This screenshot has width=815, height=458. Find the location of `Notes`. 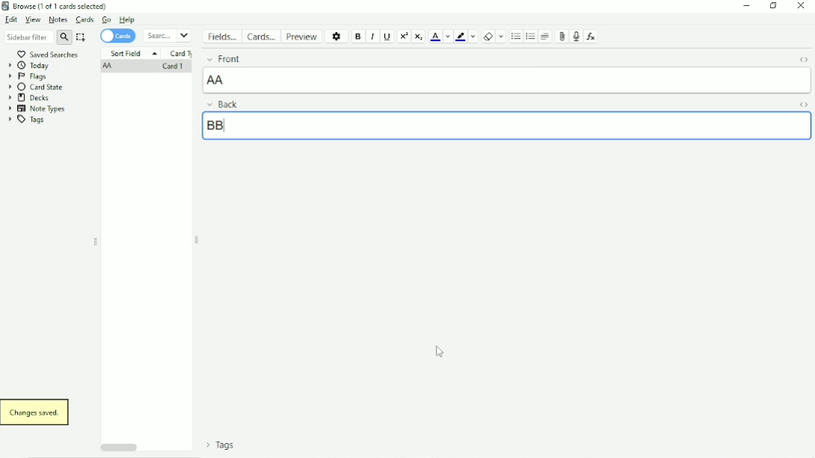

Notes is located at coordinates (58, 19).